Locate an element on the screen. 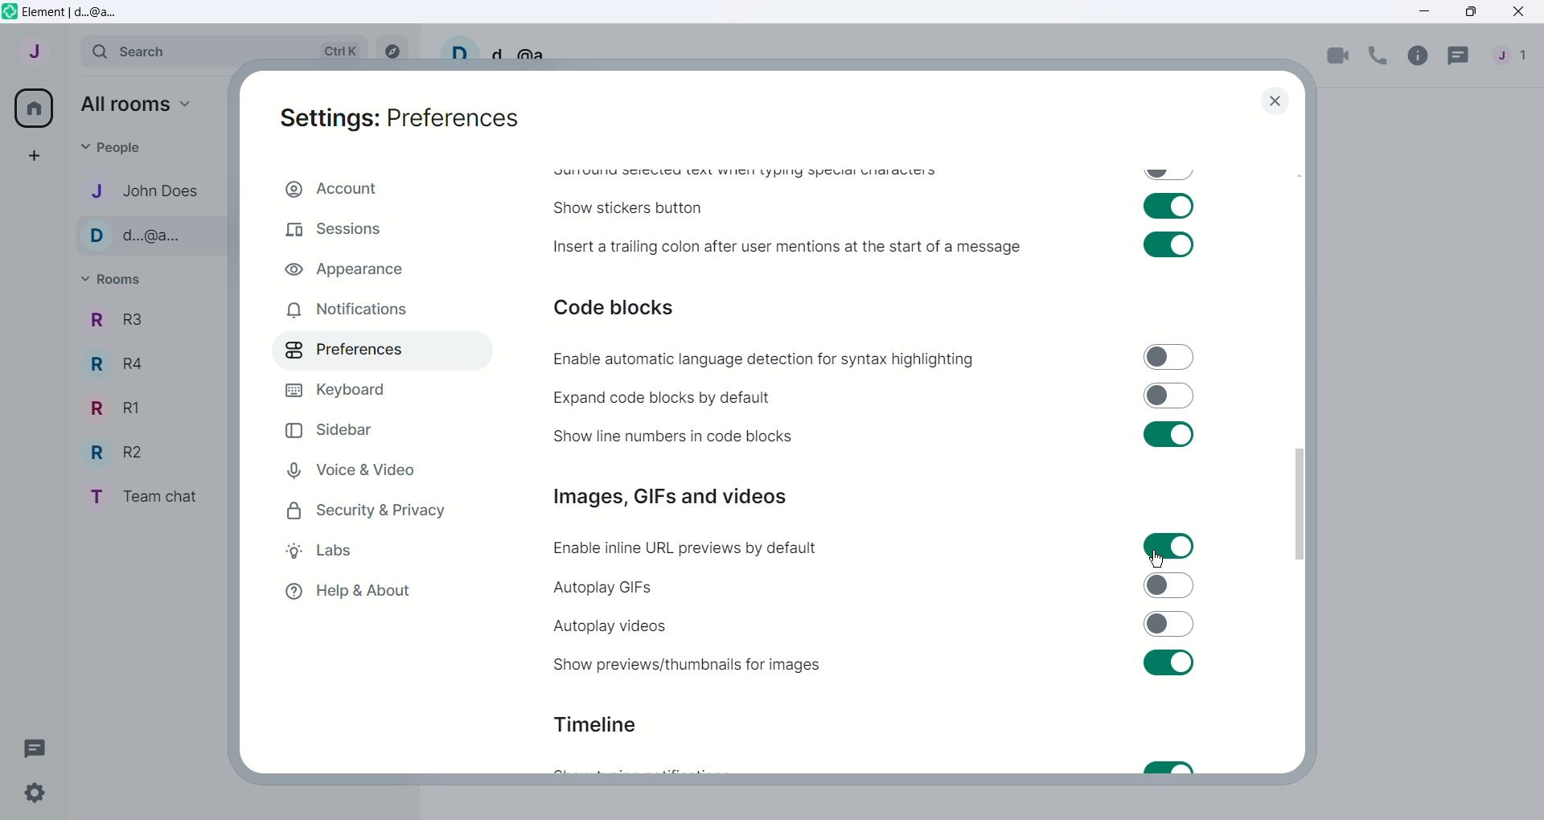  Enable automatic language detection for syntax highlighting is located at coordinates (764, 359).